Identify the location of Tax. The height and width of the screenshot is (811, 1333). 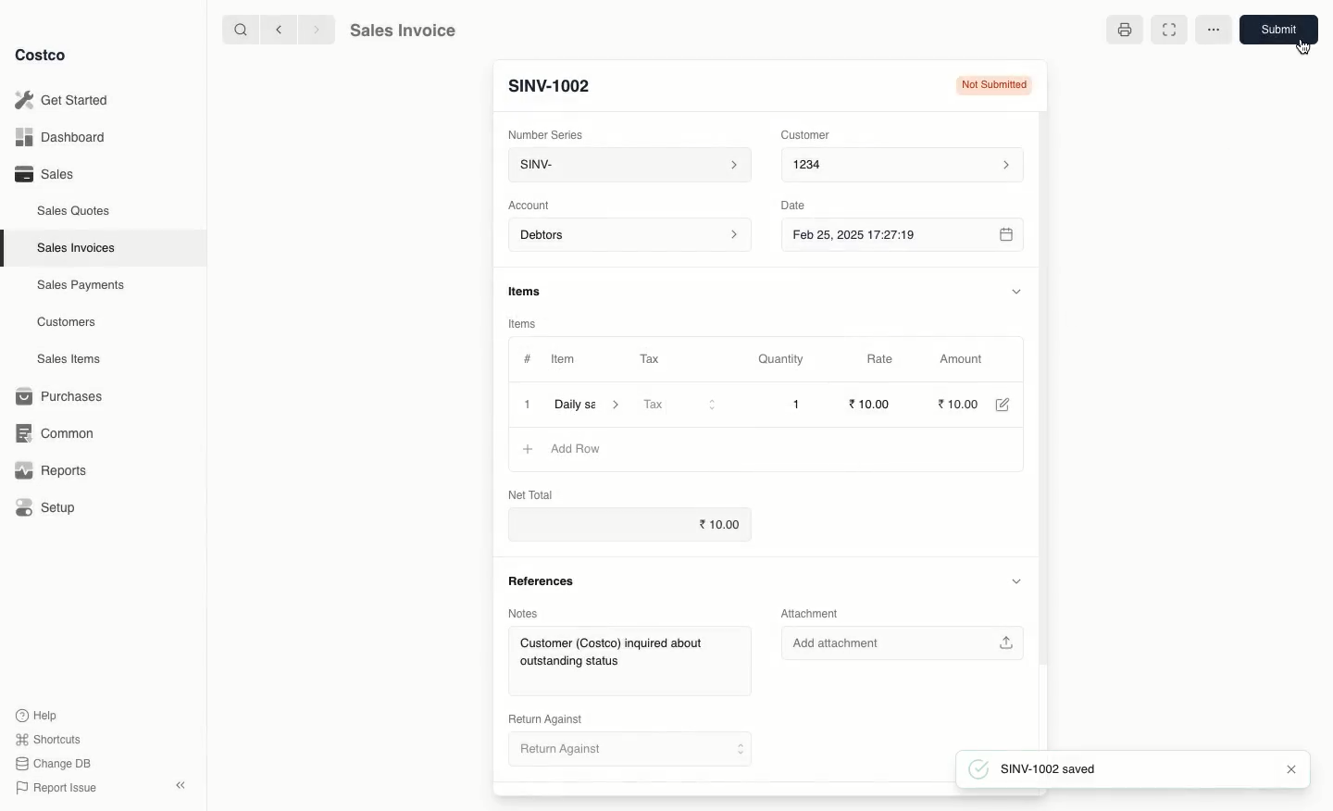
(680, 405).